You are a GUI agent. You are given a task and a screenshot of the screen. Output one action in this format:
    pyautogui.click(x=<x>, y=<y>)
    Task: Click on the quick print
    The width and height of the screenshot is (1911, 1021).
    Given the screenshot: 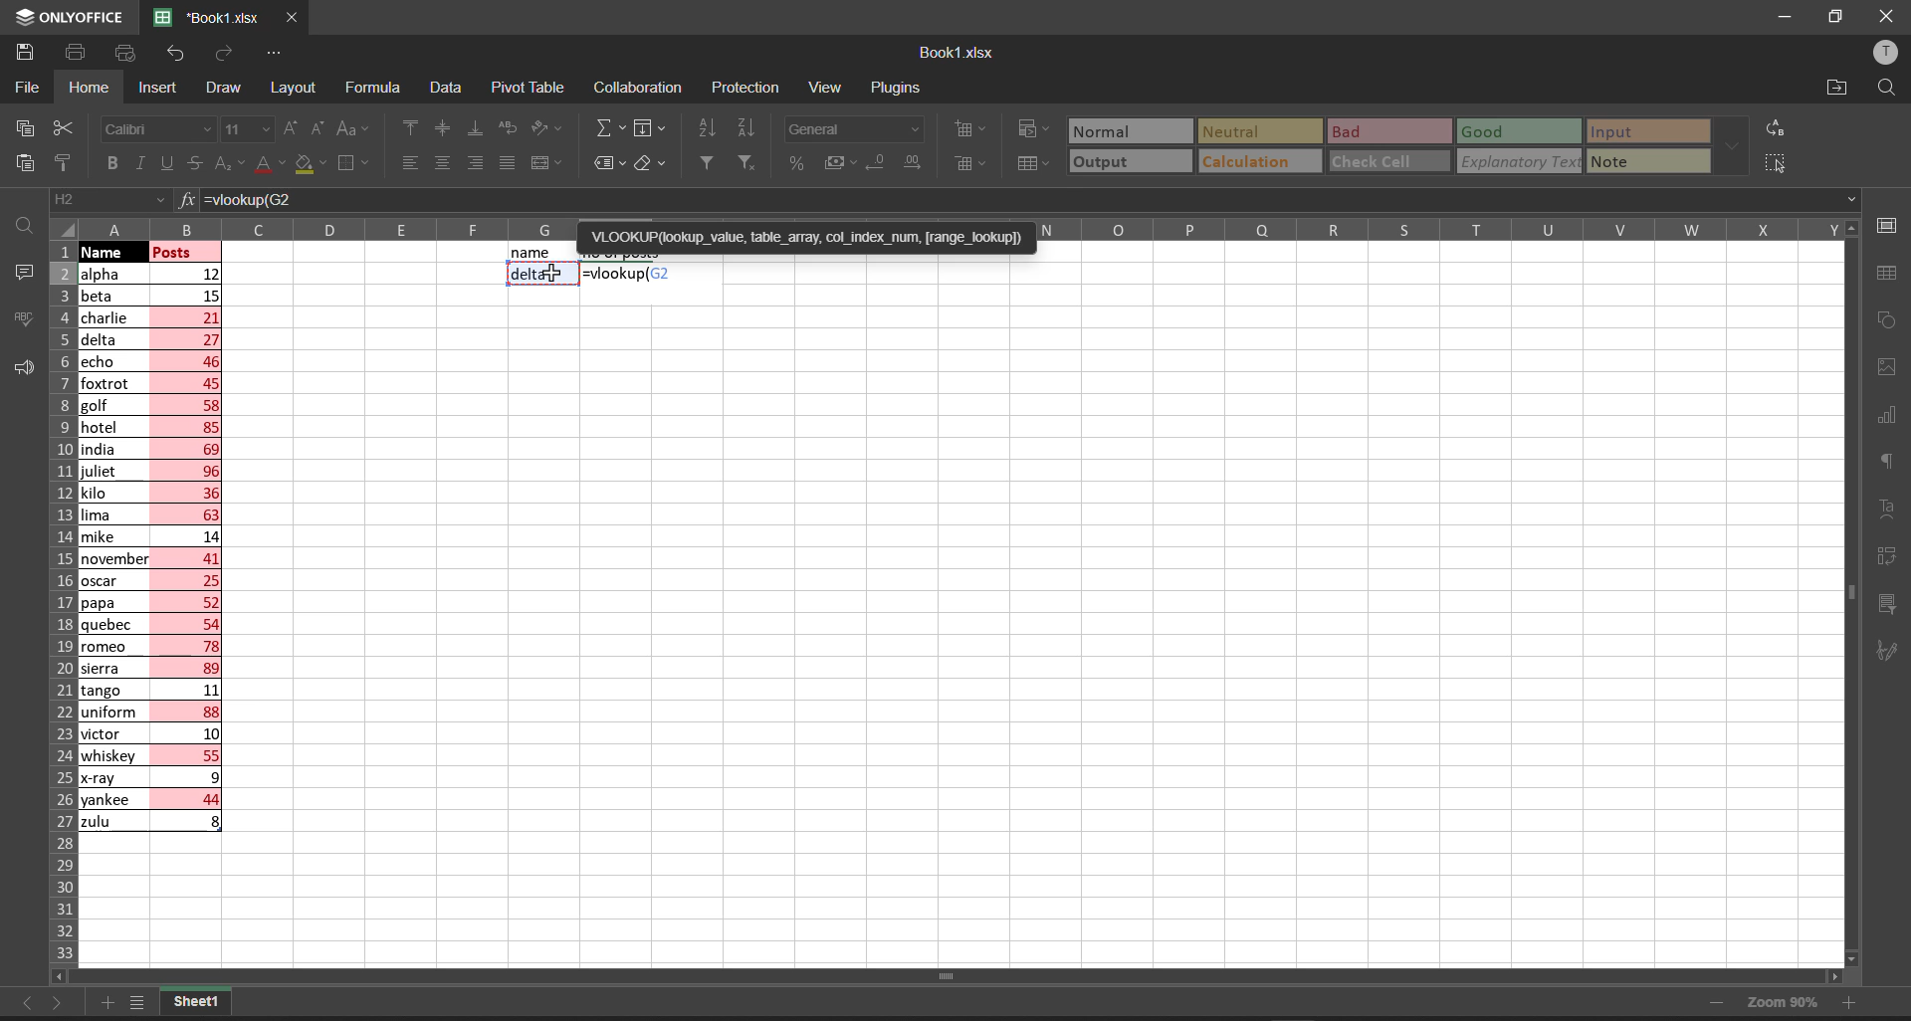 What is the action you would take?
    pyautogui.click(x=124, y=51)
    